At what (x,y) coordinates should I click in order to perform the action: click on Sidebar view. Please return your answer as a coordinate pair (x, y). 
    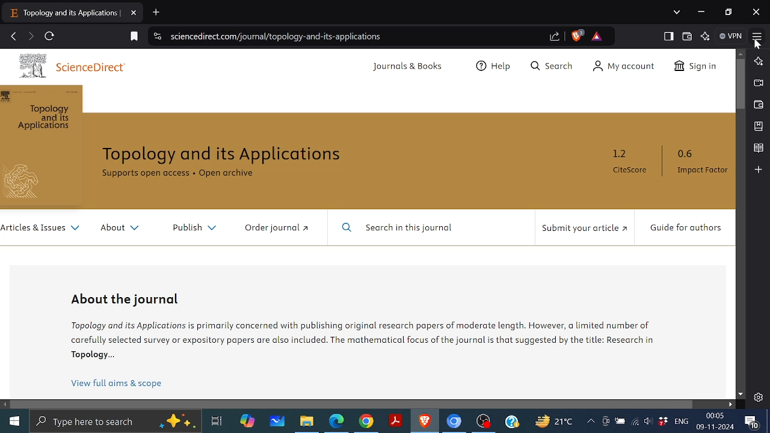
    Looking at the image, I should click on (670, 37).